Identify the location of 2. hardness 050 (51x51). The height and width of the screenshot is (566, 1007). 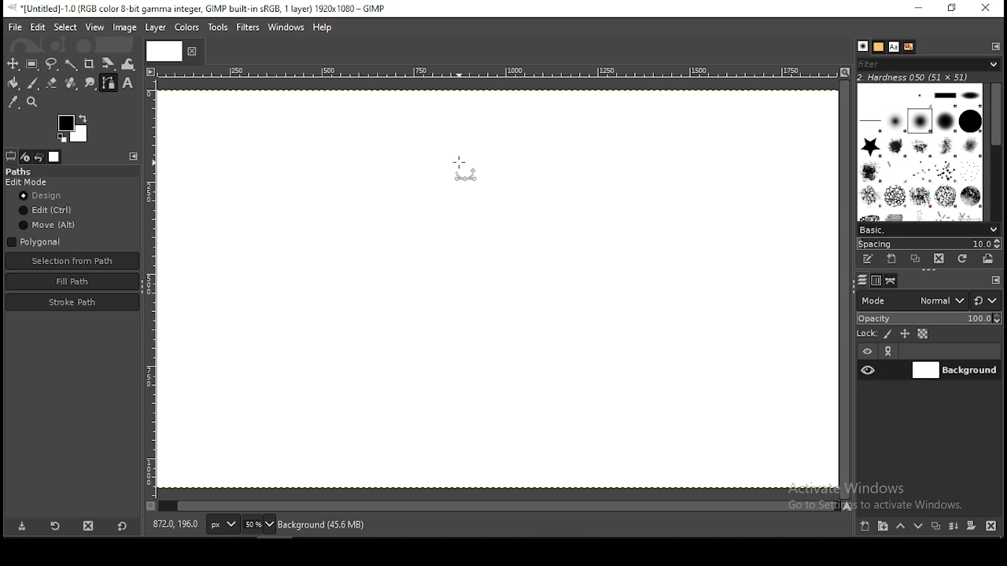
(920, 78).